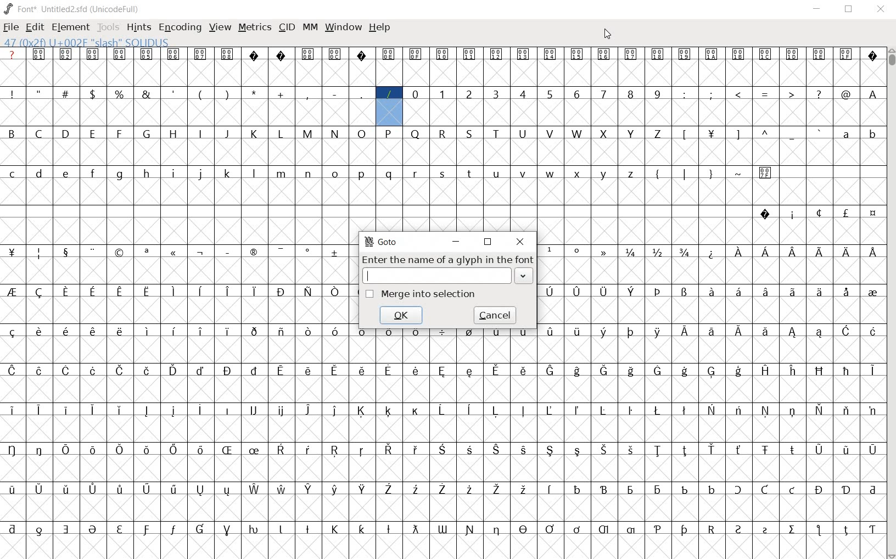 The image size is (896, 559). I want to click on glyph, so click(12, 252).